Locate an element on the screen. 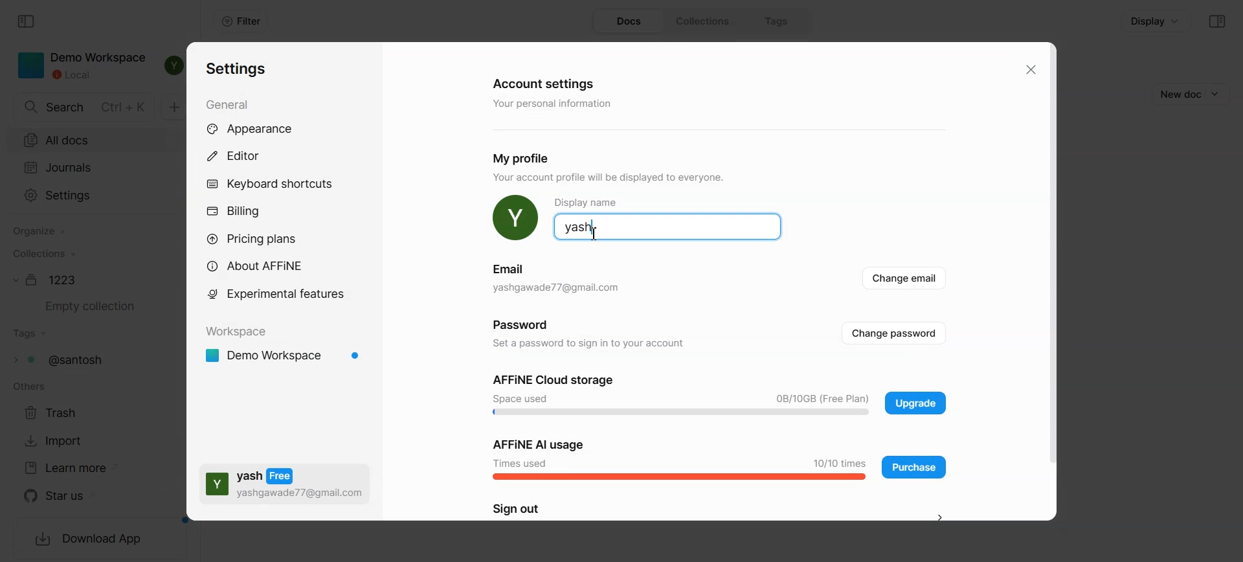  About AFFiNE is located at coordinates (259, 266).